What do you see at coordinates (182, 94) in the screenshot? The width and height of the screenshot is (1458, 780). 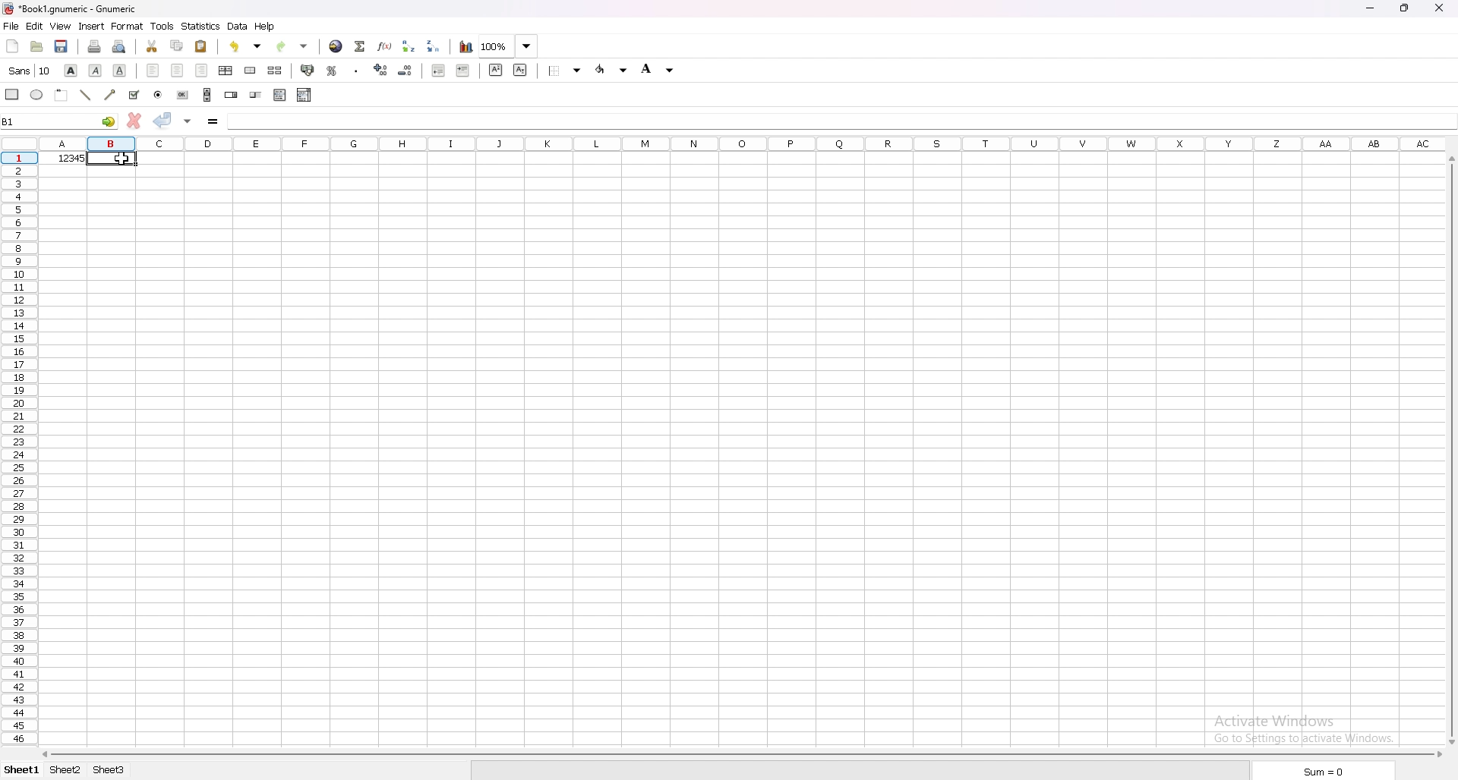 I see `button` at bounding box center [182, 94].